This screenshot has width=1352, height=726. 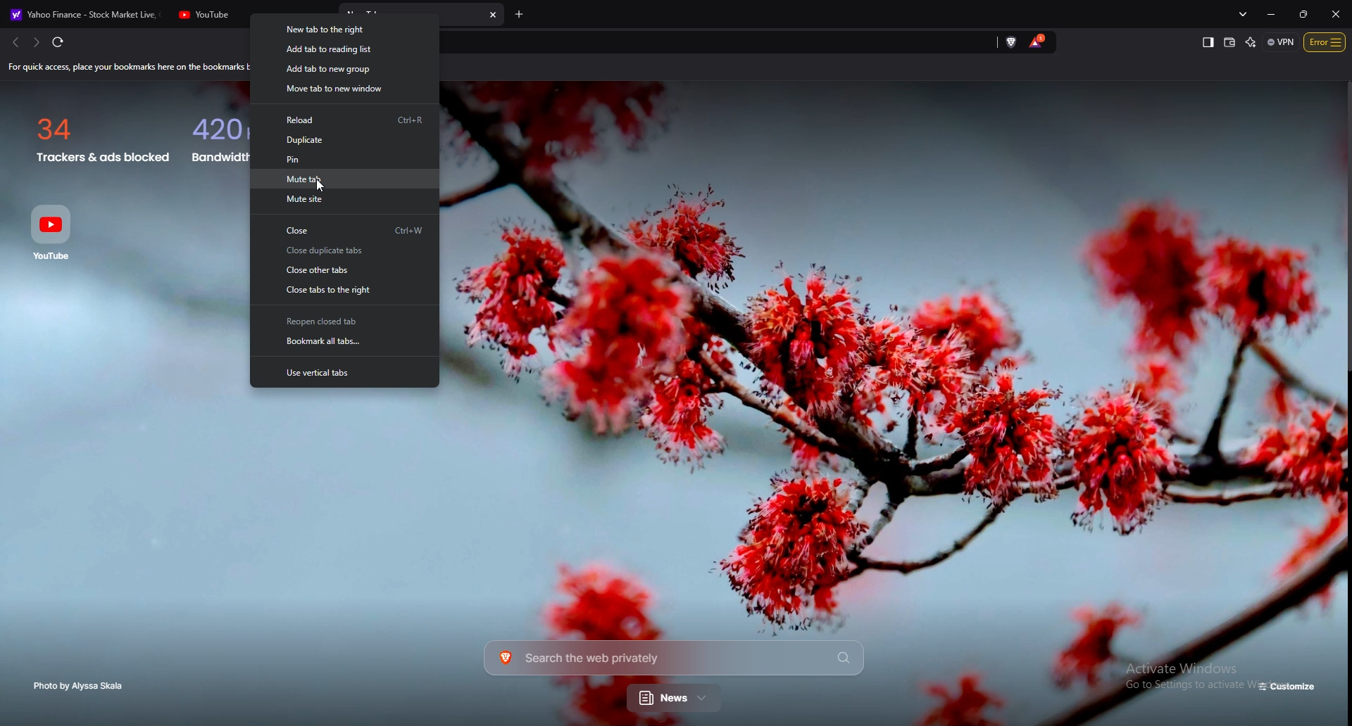 I want to click on Youtube, so click(x=56, y=231).